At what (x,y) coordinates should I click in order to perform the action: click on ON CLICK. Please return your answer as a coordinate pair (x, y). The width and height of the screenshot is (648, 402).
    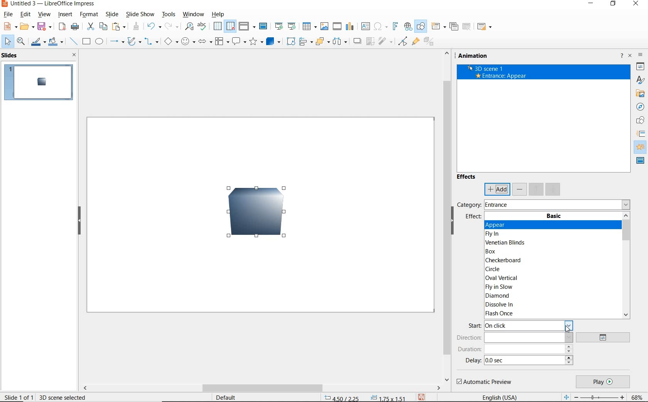
    Looking at the image, I should click on (529, 325).